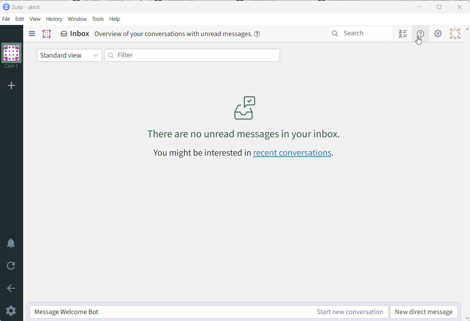 This screenshot has height=321, width=470. I want to click on Edit, so click(20, 19).